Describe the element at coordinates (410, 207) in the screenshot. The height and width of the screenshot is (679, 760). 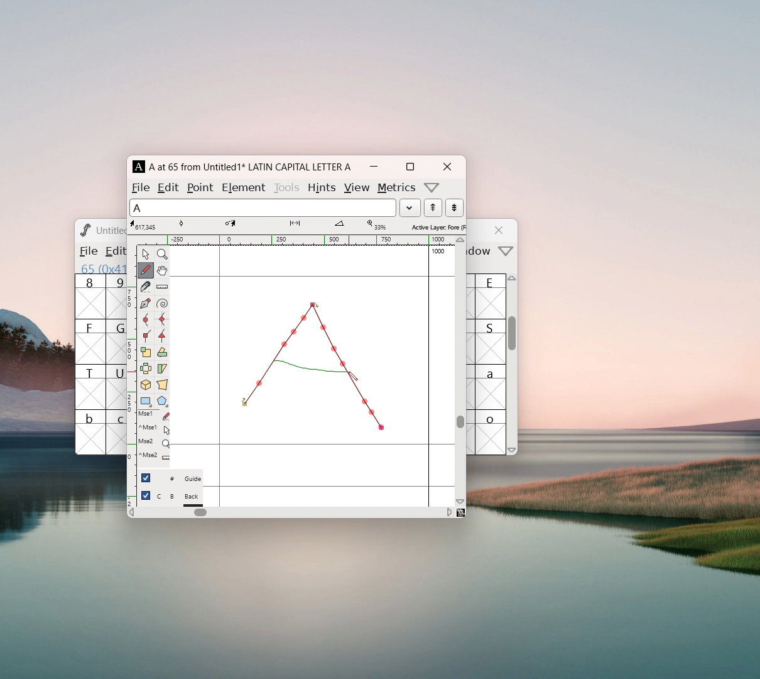
I see `load word list` at that location.